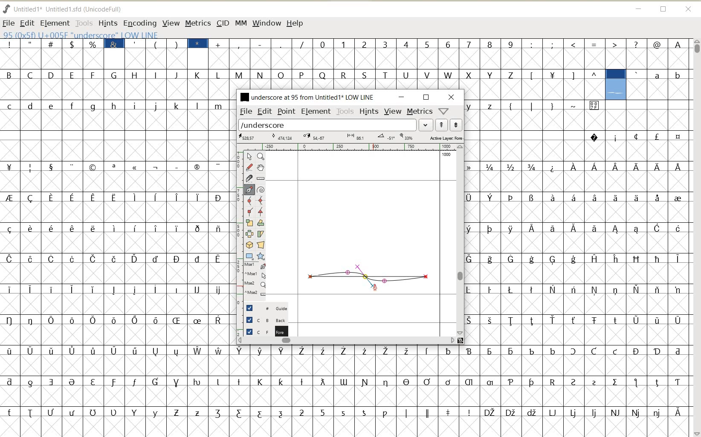 The height and width of the screenshot is (437, 701). Describe the element at coordinates (223, 24) in the screenshot. I see `CID` at that location.